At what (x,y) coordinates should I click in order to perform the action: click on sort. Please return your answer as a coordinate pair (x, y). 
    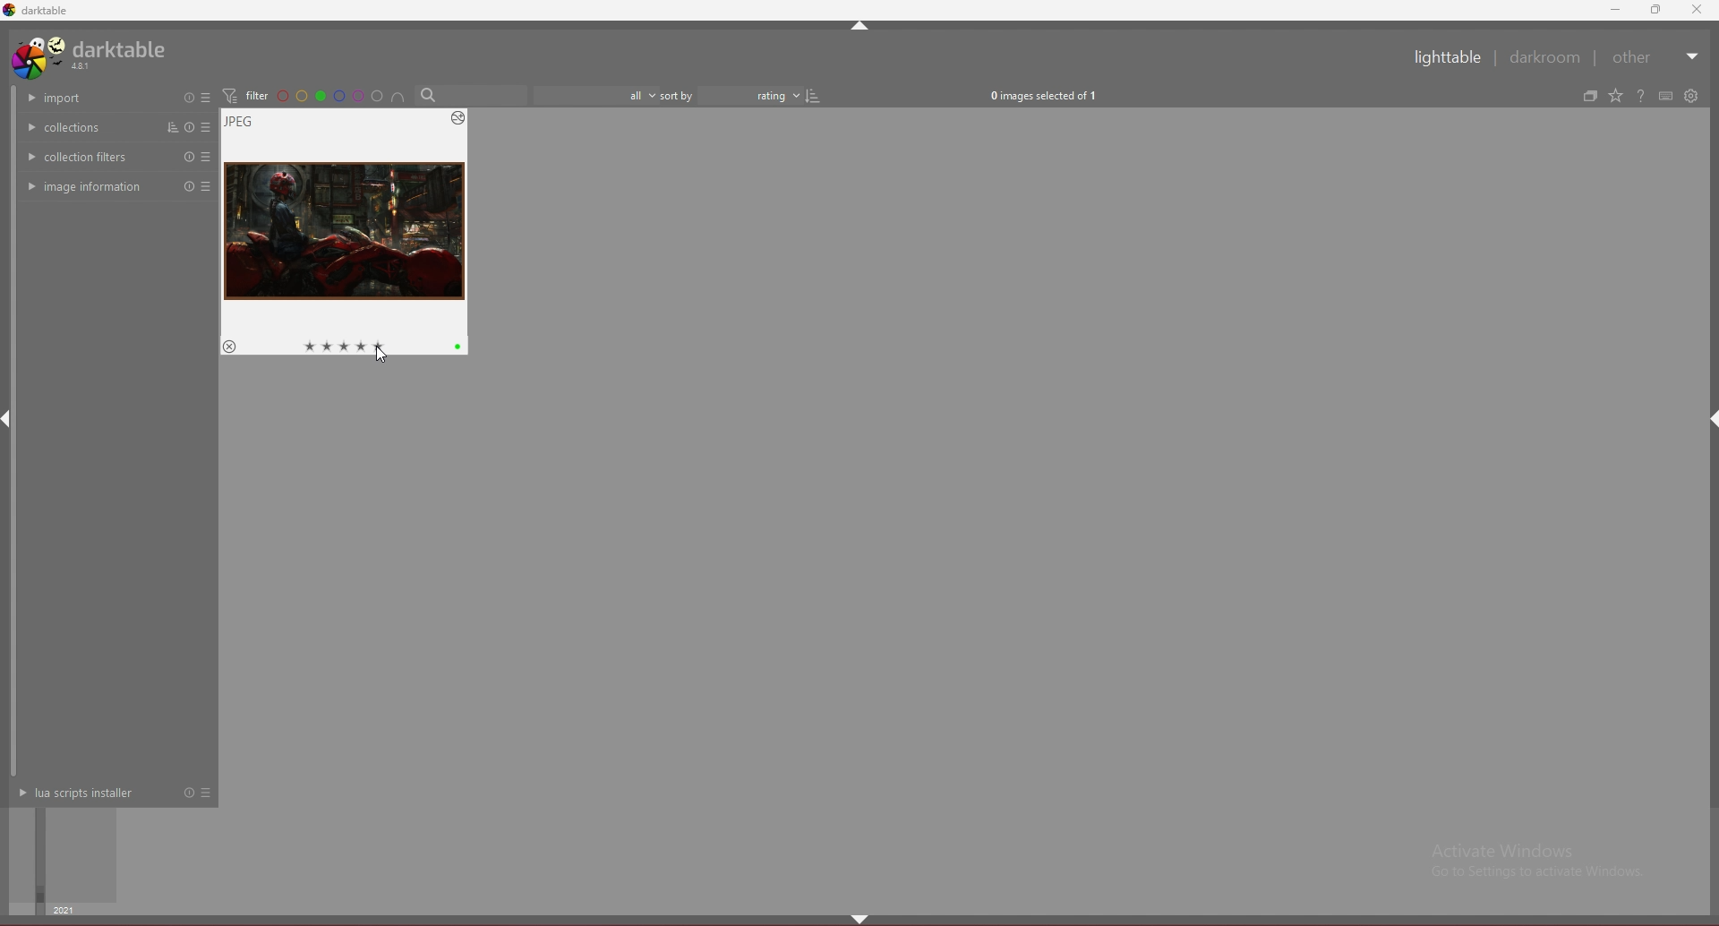
    Looking at the image, I should click on (173, 127).